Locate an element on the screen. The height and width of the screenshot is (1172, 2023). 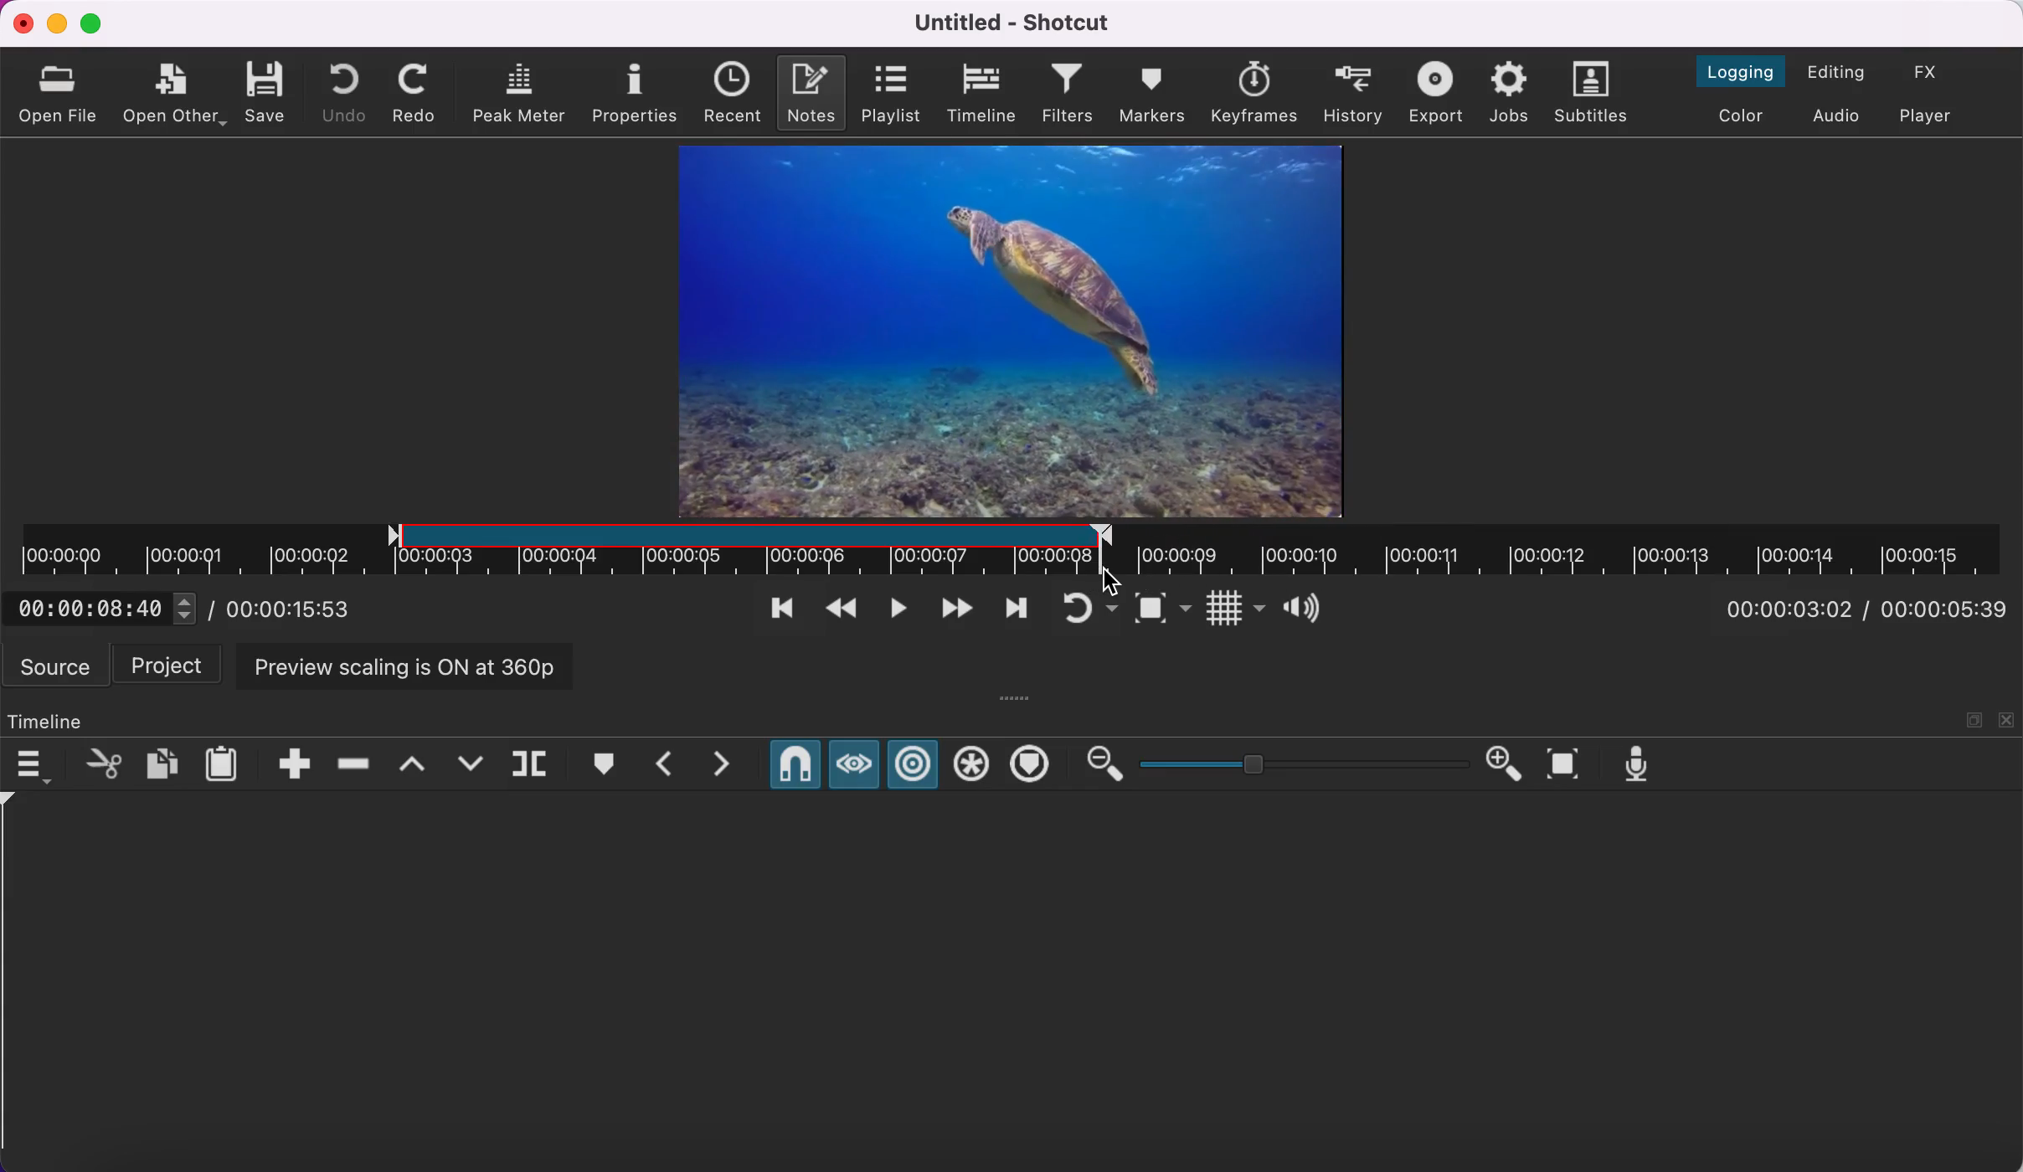
copy checked filters is located at coordinates (160, 763).